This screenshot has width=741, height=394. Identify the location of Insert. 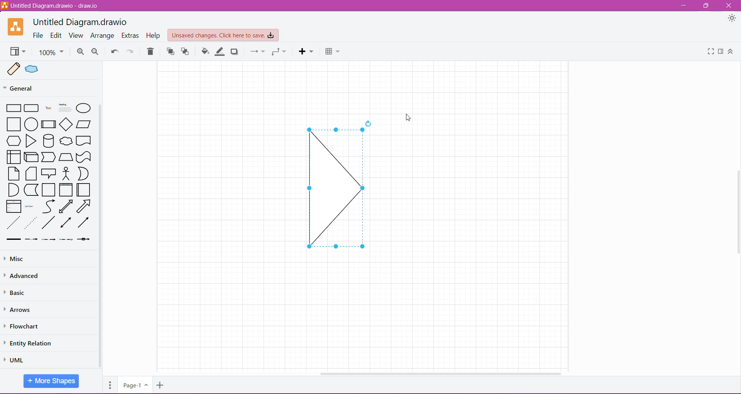
(306, 52).